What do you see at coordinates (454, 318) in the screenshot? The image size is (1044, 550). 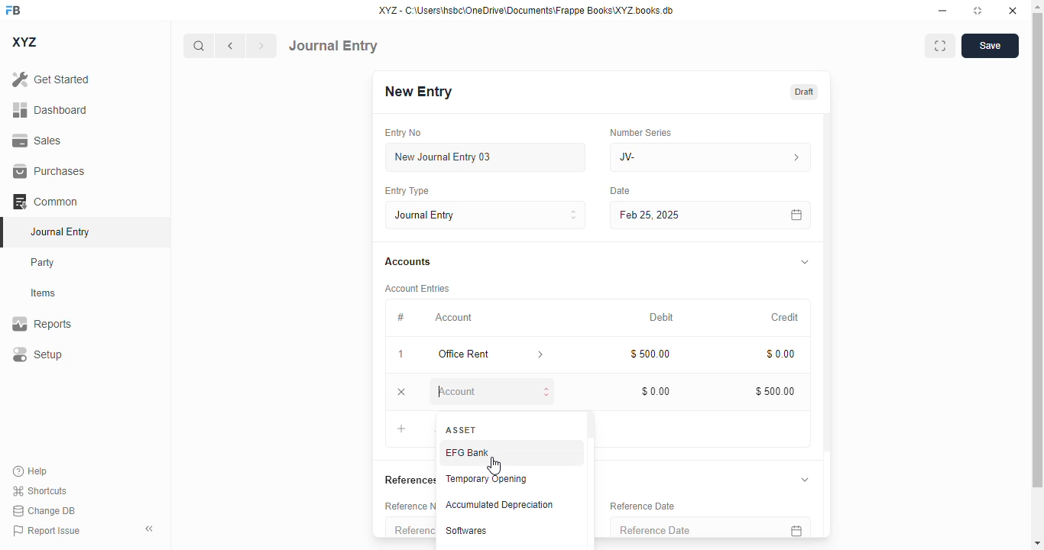 I see `account` at bounding box center [454, 318].